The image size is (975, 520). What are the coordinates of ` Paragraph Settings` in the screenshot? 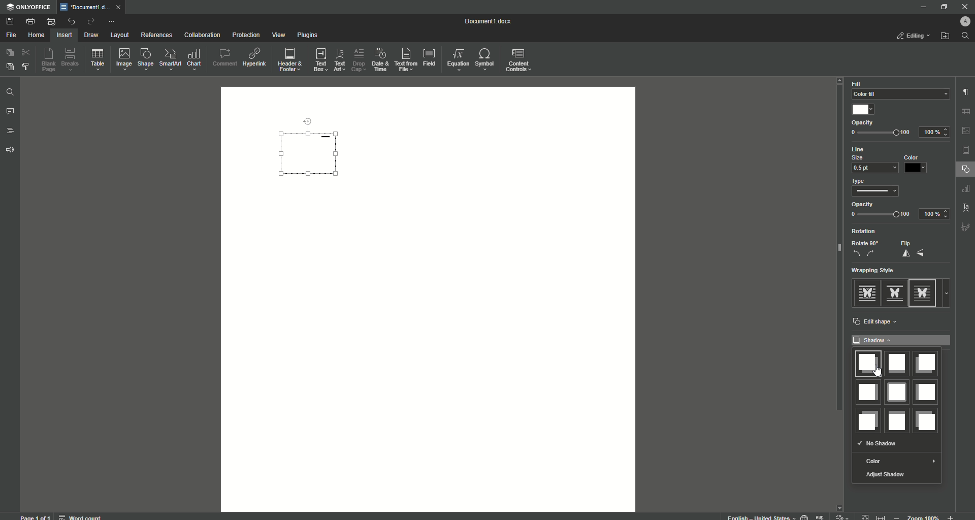 It's located at (965, 91).